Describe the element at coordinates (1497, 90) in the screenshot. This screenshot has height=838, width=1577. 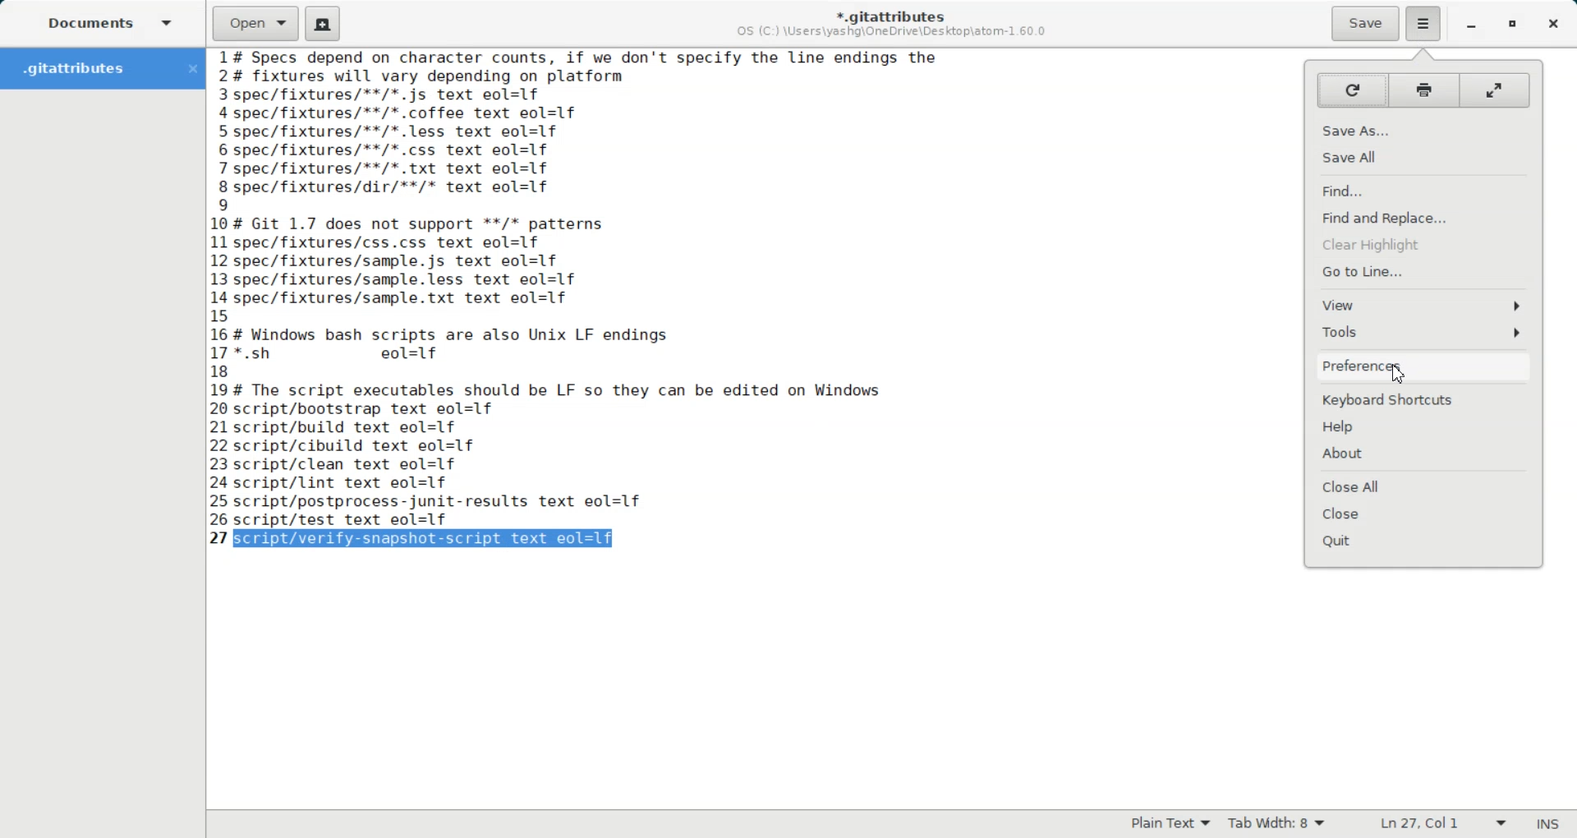
I see `Full screen` at that location.